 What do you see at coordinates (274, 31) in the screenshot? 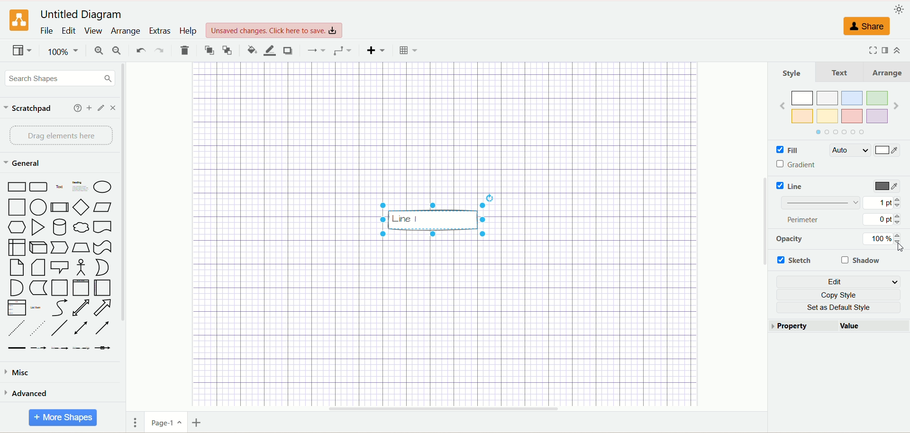
I see `Unsaved changes. click here to save` at bounding box center [274, 31].